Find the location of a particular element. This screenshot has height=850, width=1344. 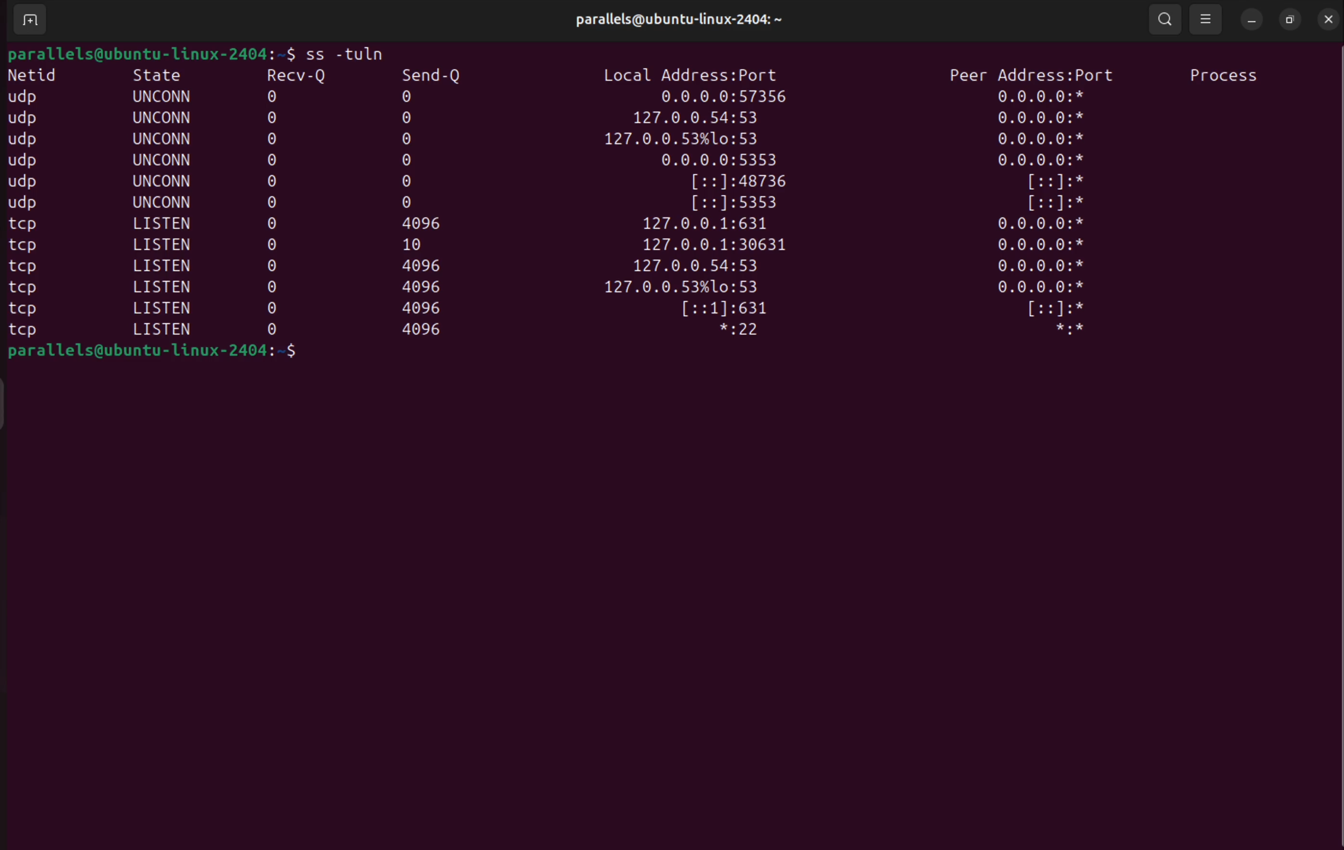

4096 is located at coordinates (423, 223).